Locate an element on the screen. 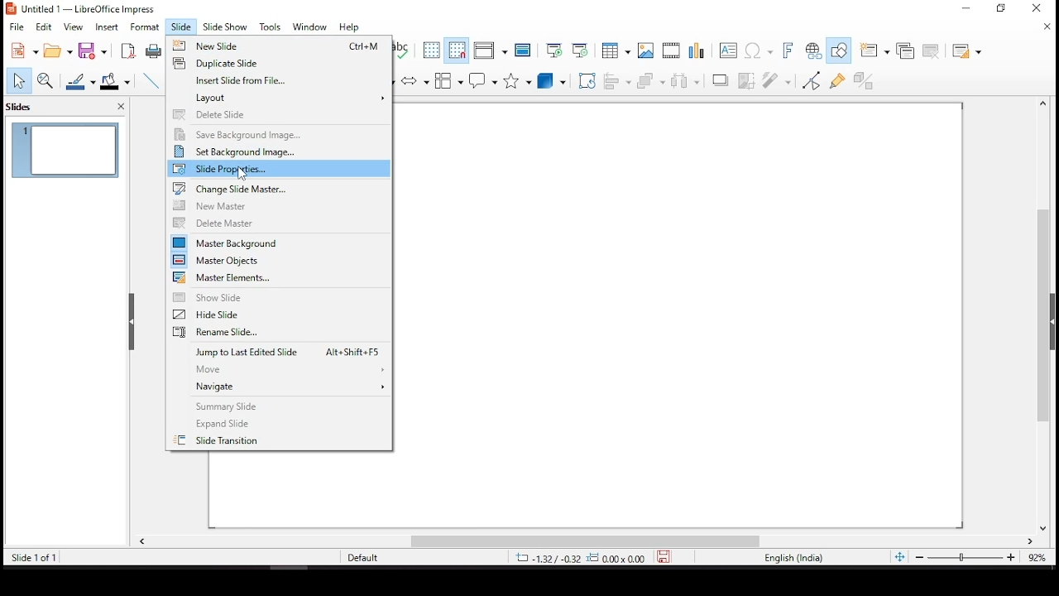 The image size is (1059, 596). scroll bar is located at coordinates (1049, 315).